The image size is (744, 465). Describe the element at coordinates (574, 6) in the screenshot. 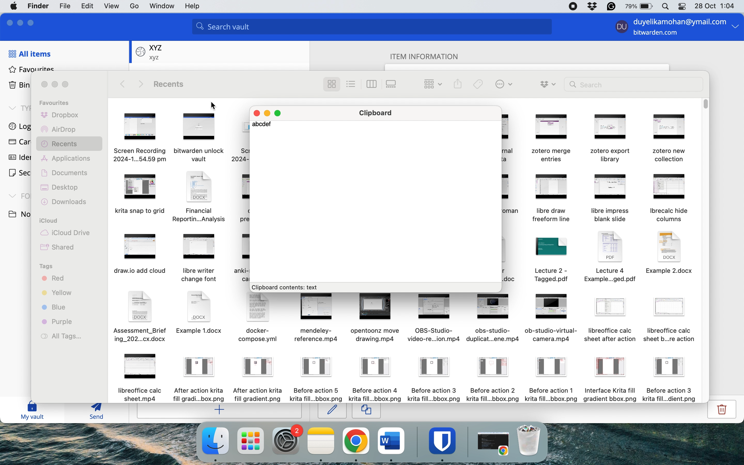

I see `screen recorder` at that location.